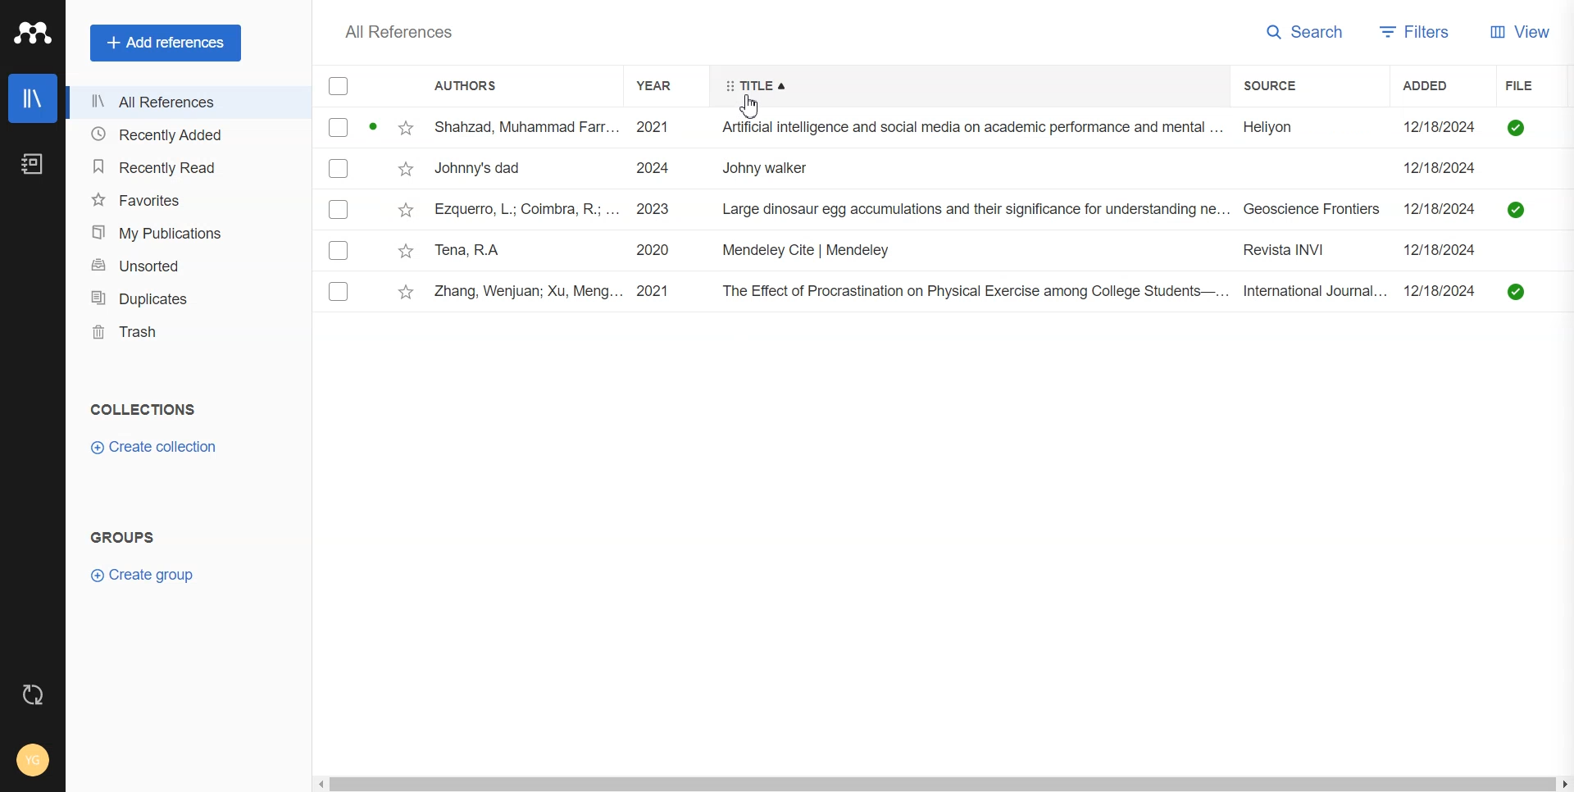  Describe the element at coordinates (188, 200) in the screenshot. I see `Favorites` at that location.